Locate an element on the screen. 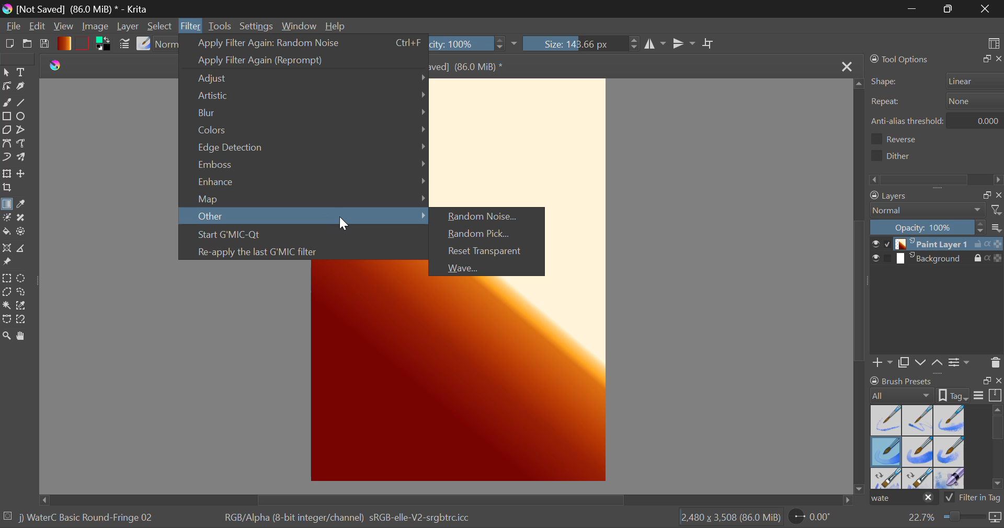 The height and width of the screenshot is (528, 1004). Freehand is located at coordinates (7, 102).